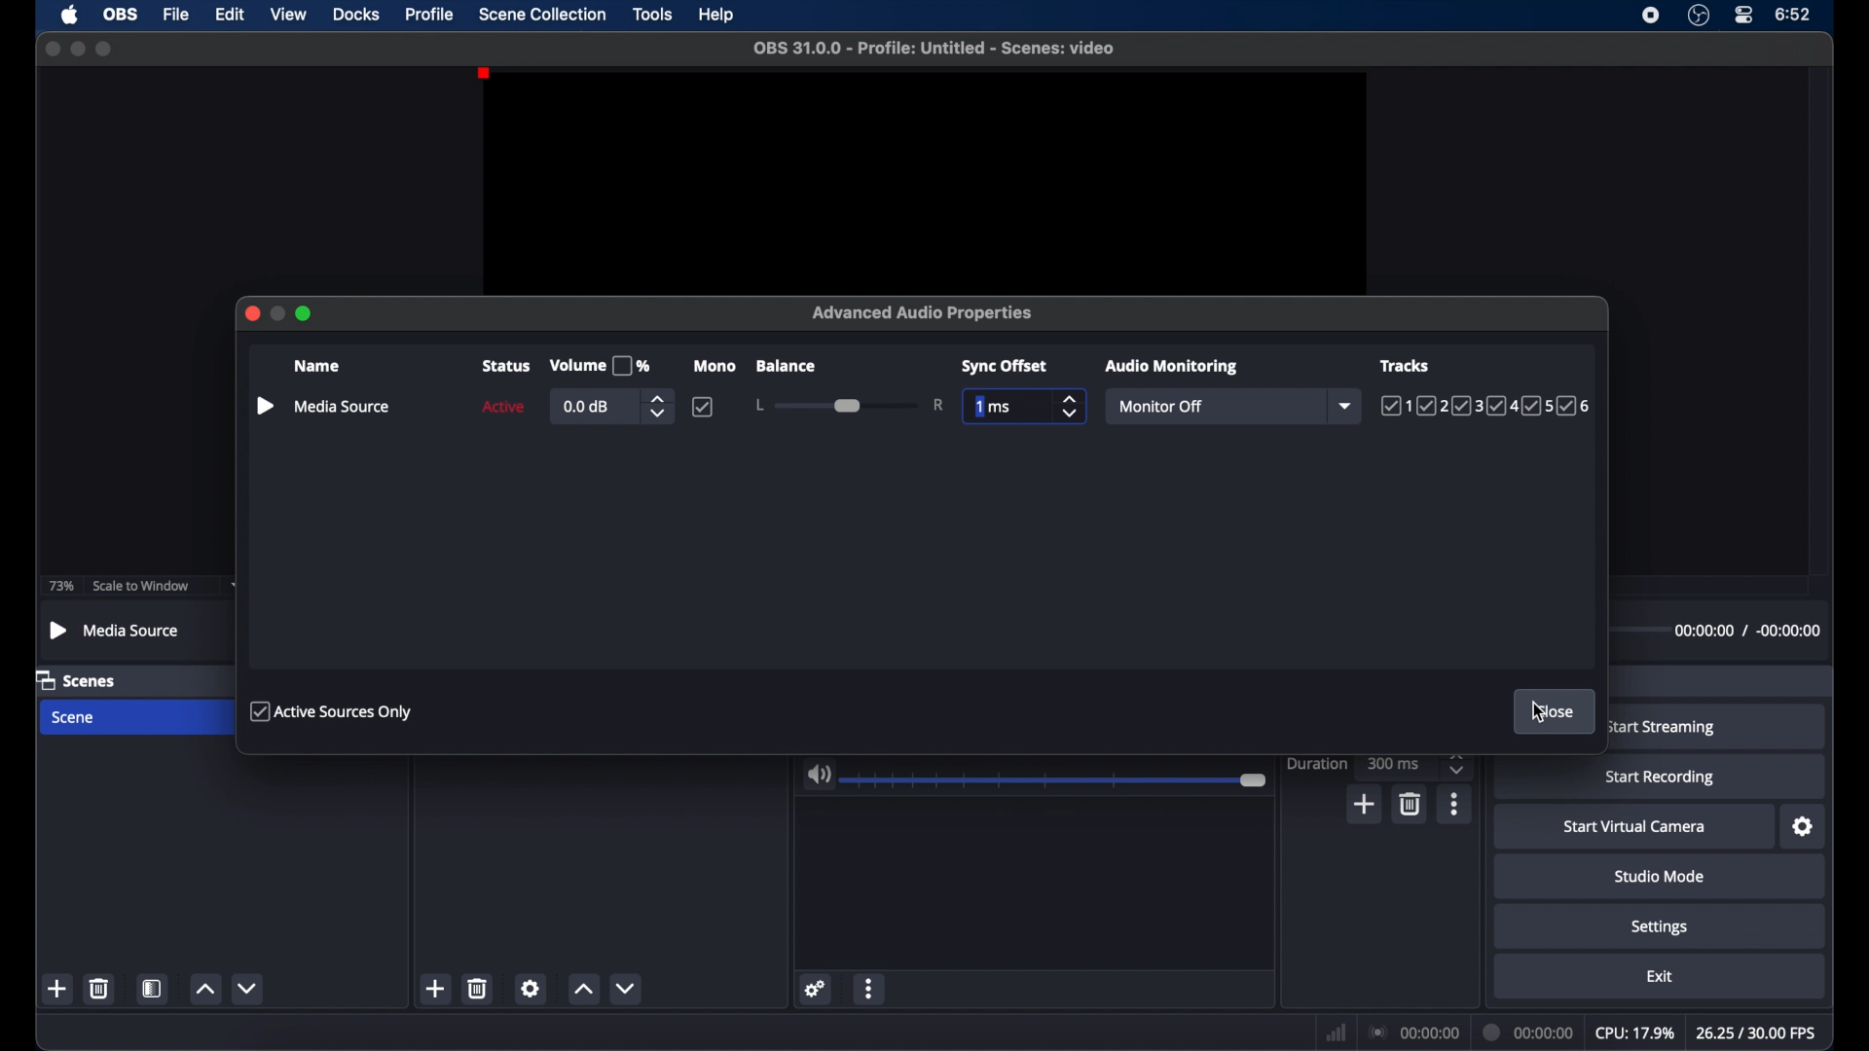  What do you see at coordinates (76, 679) in the screenshot?
I see `scenes` at bounding box center [76, 679].